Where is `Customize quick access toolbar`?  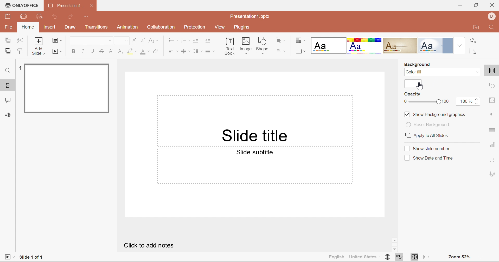
Customize quick access toolbar is located at coordinates (88, 16).